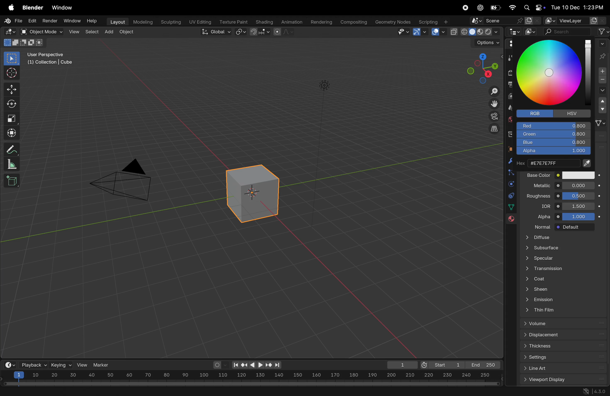 This screenshot has height=396, width=610. What do you see at coordinates (561, 369) in the screenshot?
I see `list art` at bounding box center [561, 369].